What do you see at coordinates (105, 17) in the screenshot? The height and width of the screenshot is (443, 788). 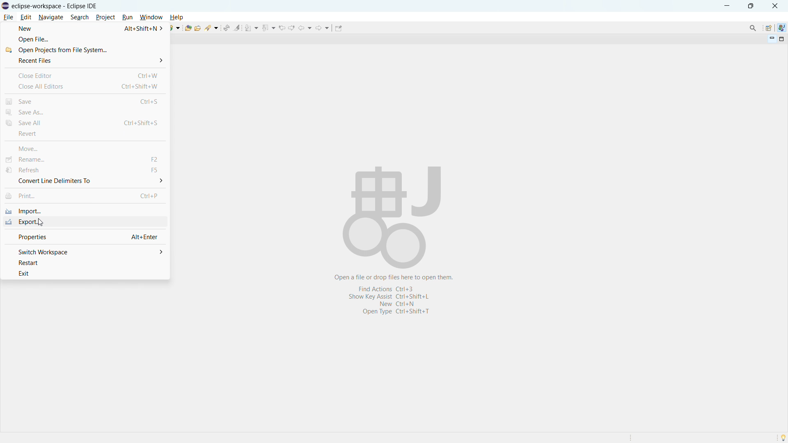 I see `project` at bounding box center [105, 17].